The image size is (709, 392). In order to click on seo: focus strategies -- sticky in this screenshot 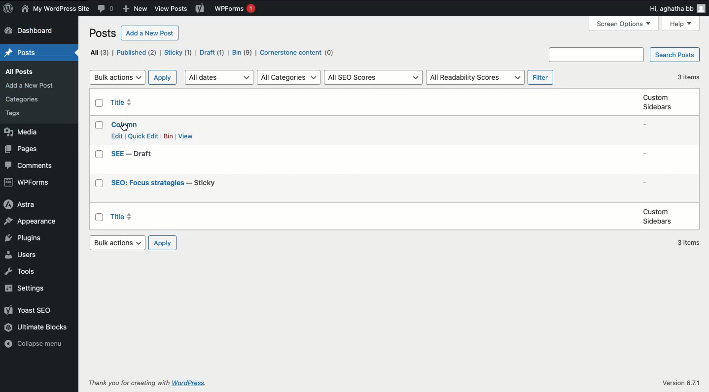, I will do `click(165, 183)`.